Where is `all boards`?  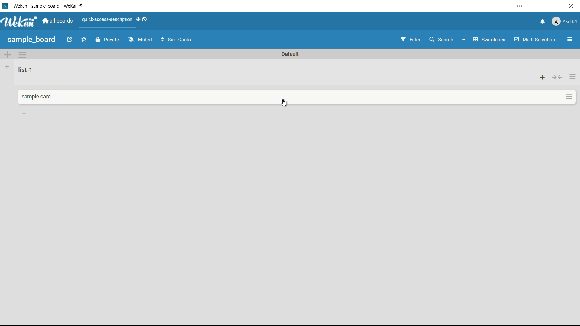
all boards is located at coordinates (58, 21).